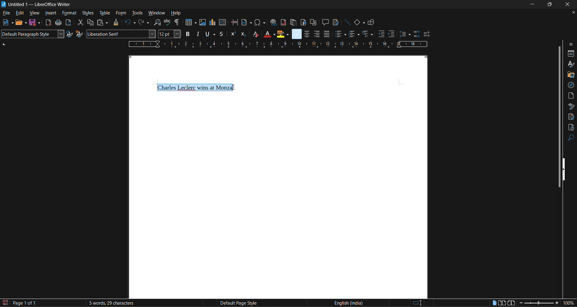 The width and height of the screenshot is (577, 307). What do you see at coordinates (50, 13) in the screenshot?
I see `insert` at bounding box center [50, 13].